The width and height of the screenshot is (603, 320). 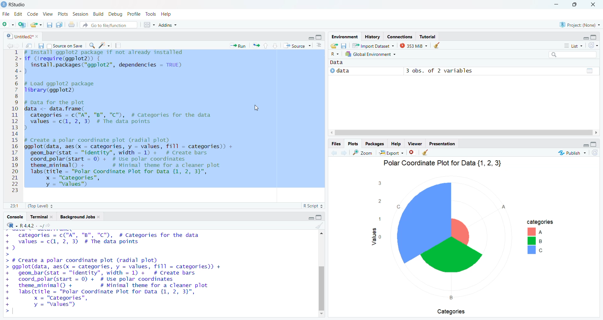 What do you see at coordinates (80, 217) in the screenshot?
I see `‘Background Jobs` at bounding box center [80, 217].